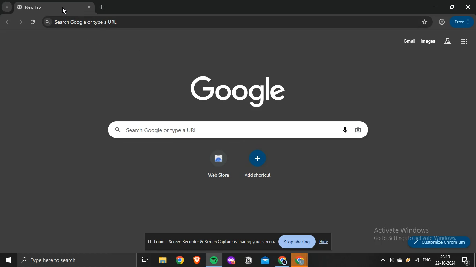  What do you see at coordinates (21, 22) in the screenshot?
I see `go to next page` at bounding box center [21, 22].